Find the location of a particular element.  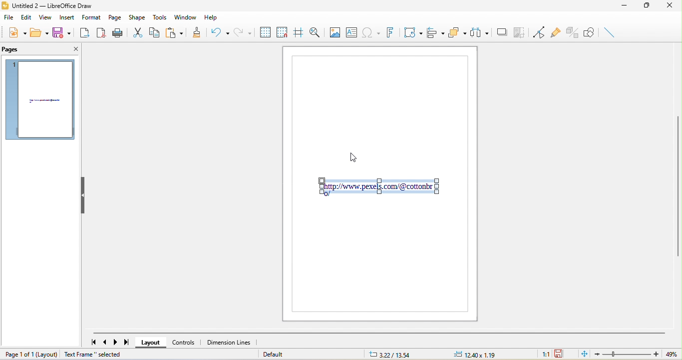

select at least three object to distribute is located at coordinates (481, 31).